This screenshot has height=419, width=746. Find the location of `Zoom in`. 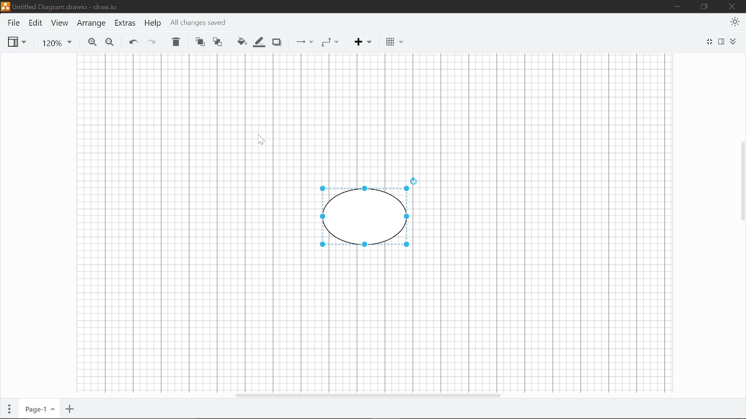

Zoom in is located at coordinates (89, 42).